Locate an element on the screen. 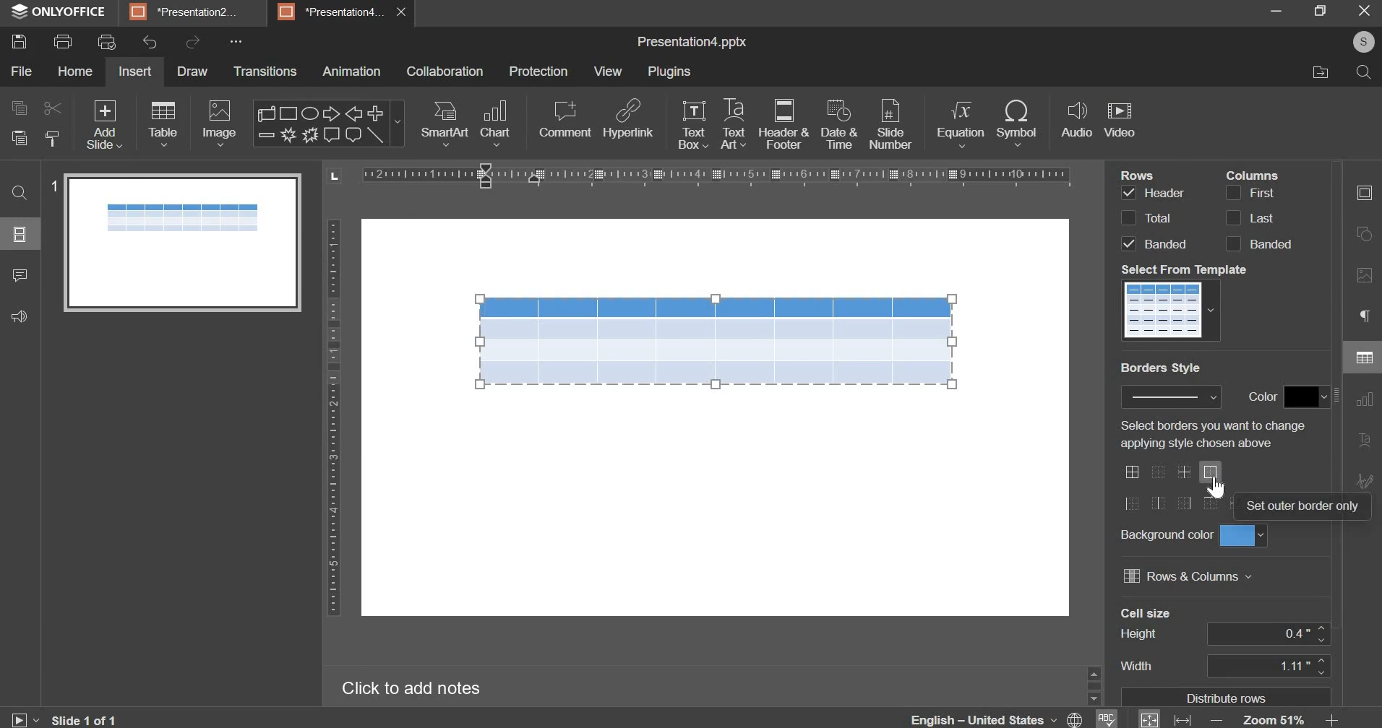 The width and height of the screenshot is (1382, 728). shape settings is located at coordinates (1364, 234).